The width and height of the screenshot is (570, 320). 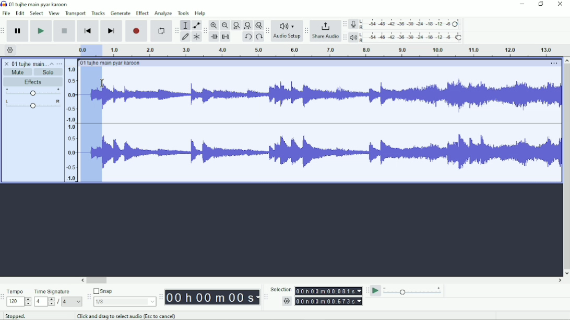 What do you see at coordinates (59, 302) in the screenshot?
I see `/` at bounding box center [59, 302].